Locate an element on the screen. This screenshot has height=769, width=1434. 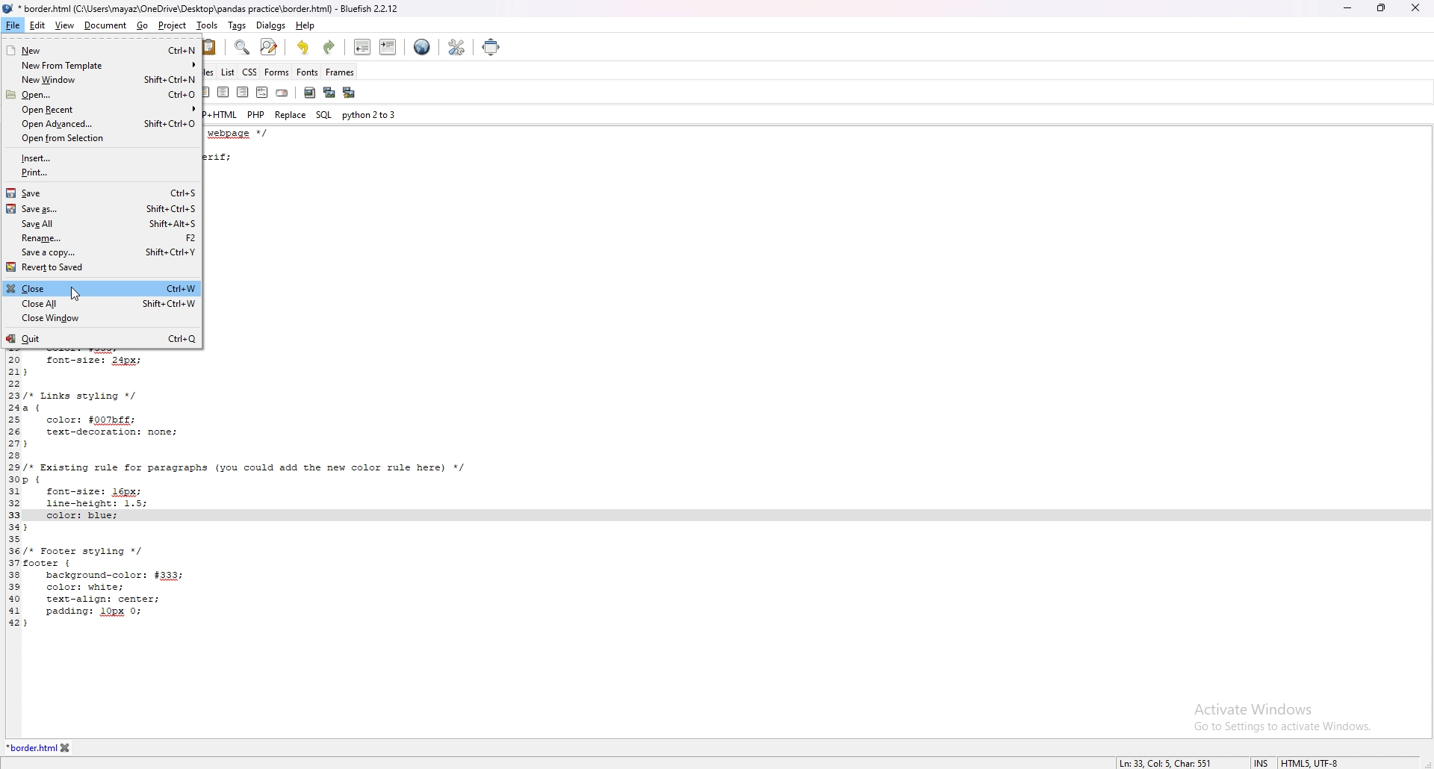
help is located at coordinates (305, 25).